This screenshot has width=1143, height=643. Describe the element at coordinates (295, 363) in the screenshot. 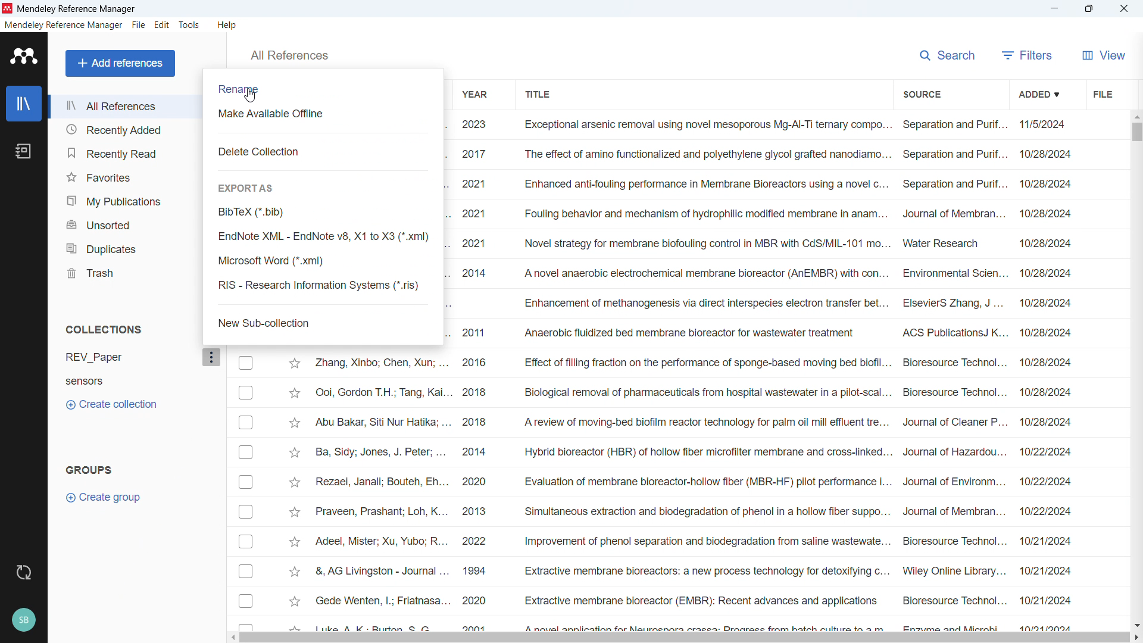

I see `Star mark respective publication` at that location.